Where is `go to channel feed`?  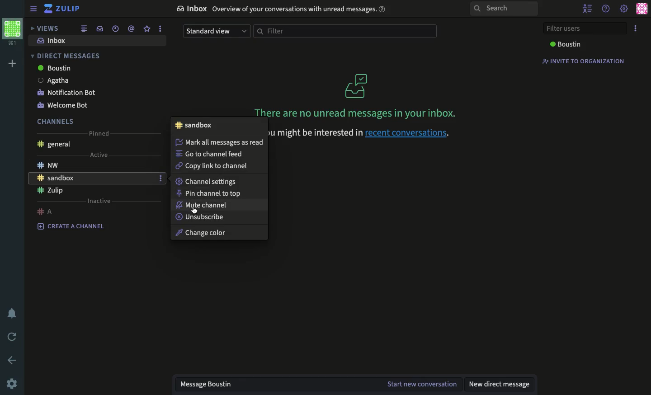
go to channel feed is located at coordinates (211, 154).